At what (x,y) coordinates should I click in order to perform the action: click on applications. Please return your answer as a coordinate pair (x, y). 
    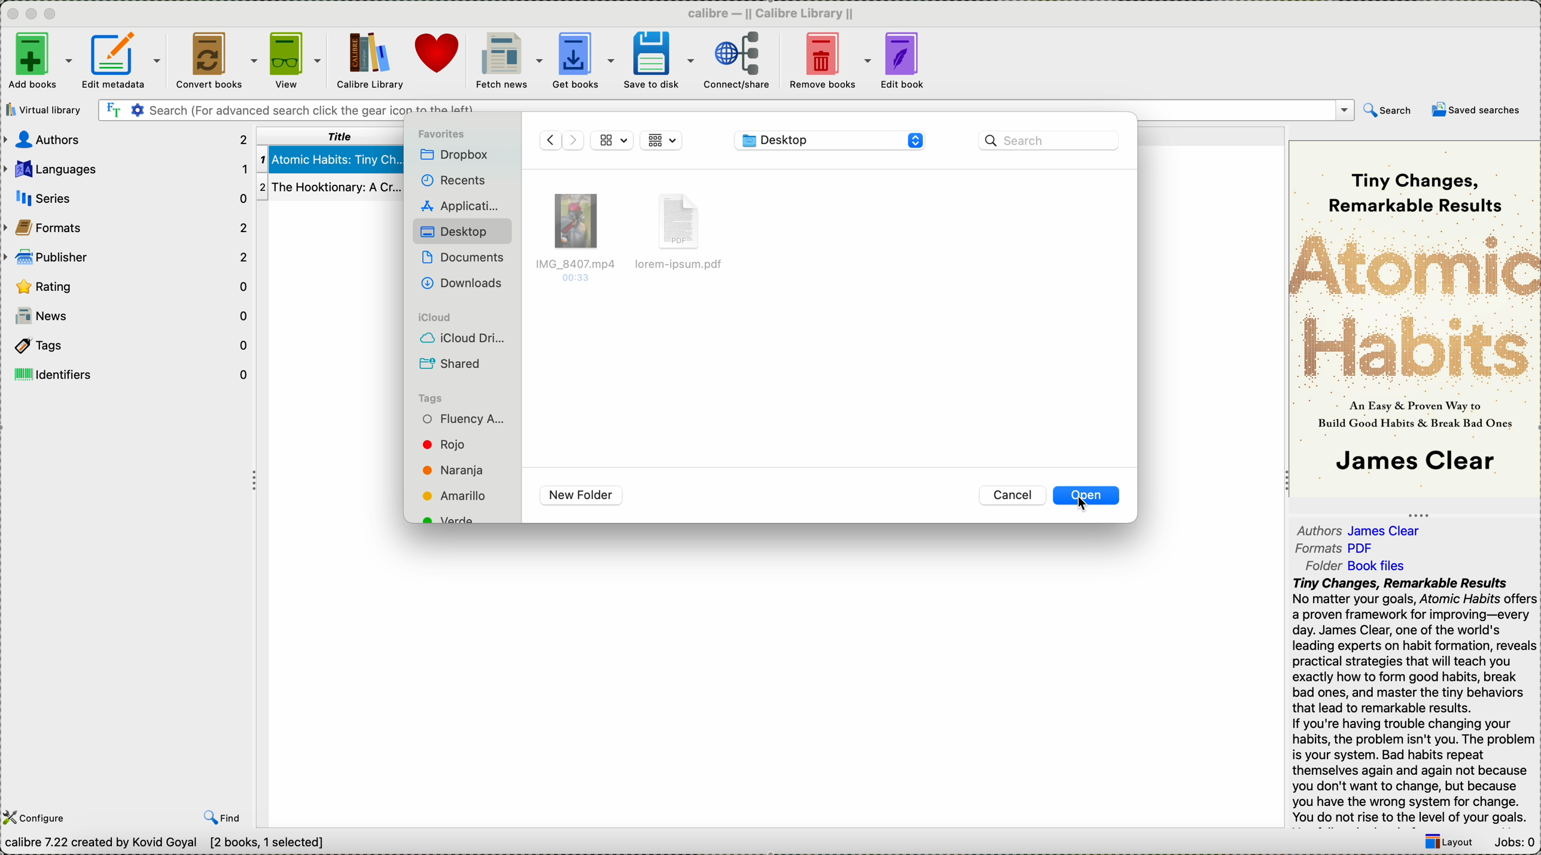
    Looking at the image, I should click on (462, 205).